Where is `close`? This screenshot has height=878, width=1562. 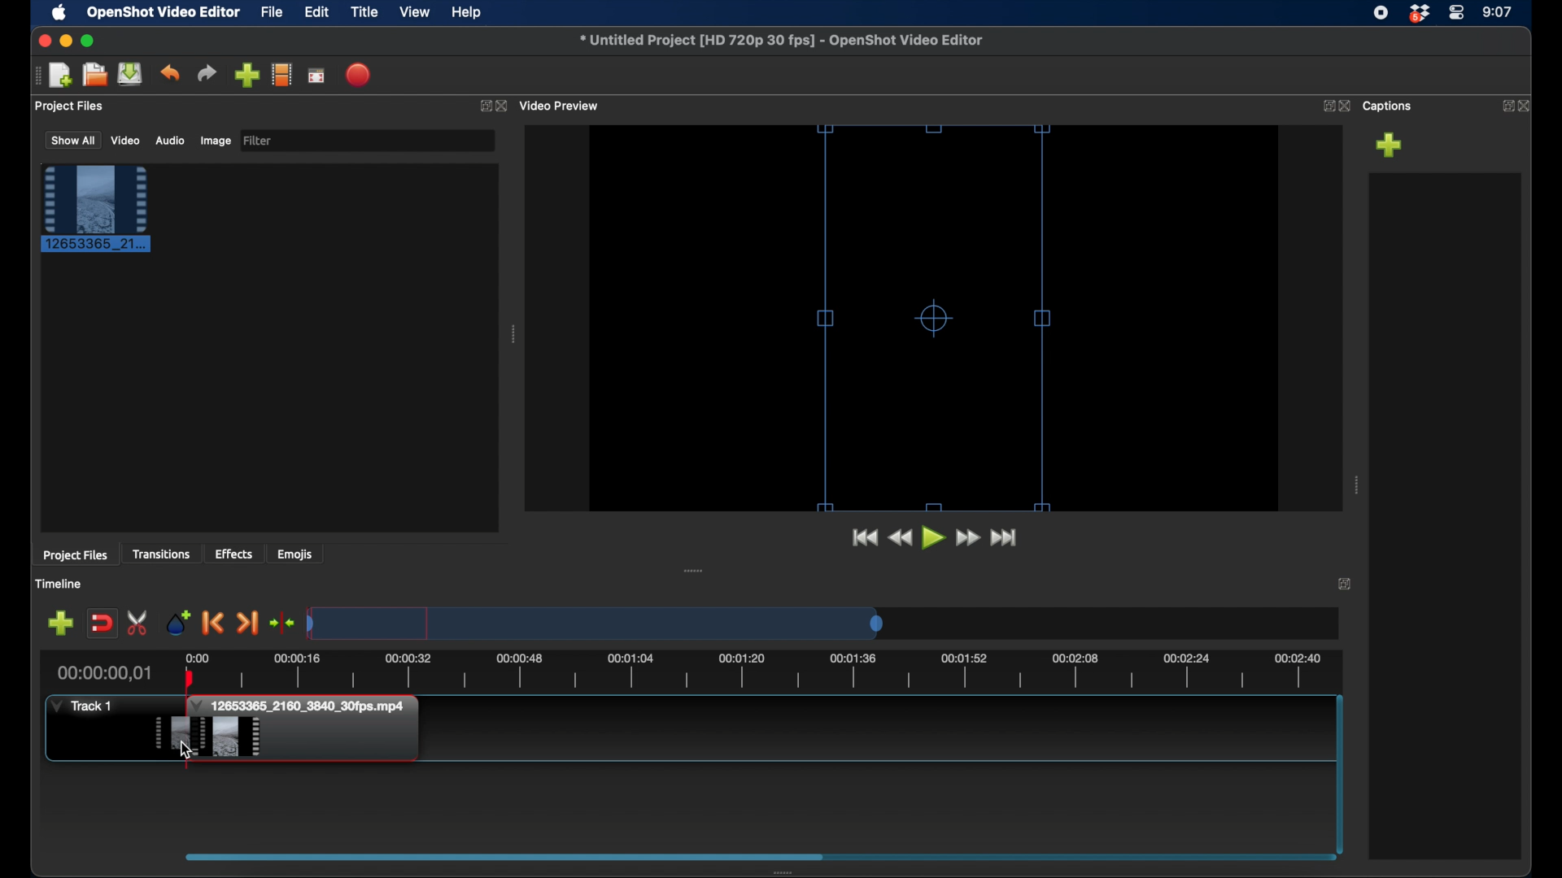
close is located at coordinates (505, 105).